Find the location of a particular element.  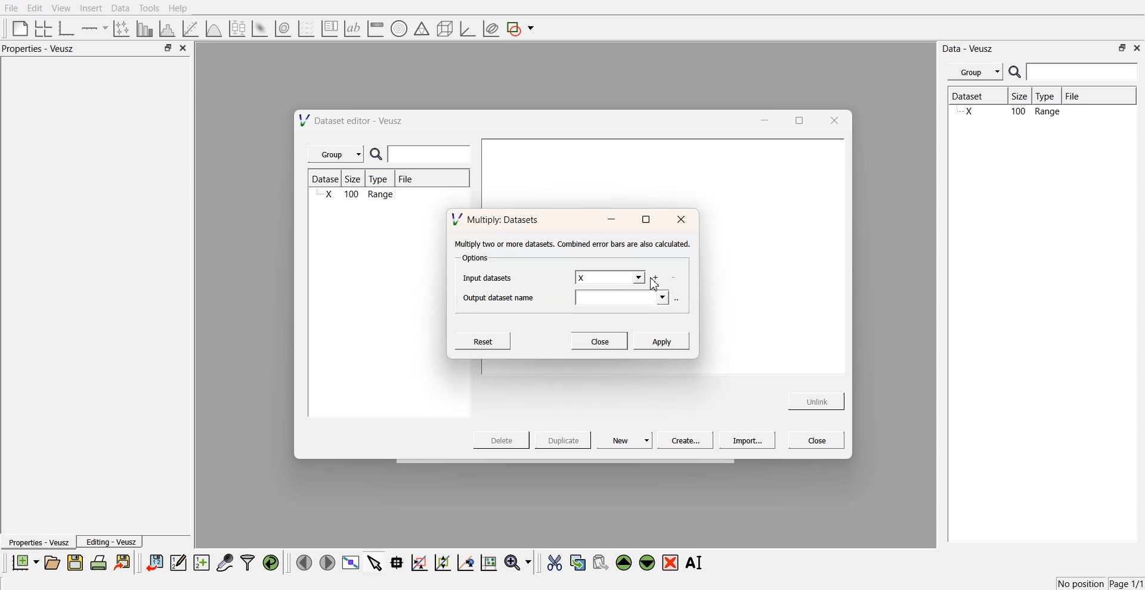

plot a 2d datasets as image is located at coordinates (259, 28).